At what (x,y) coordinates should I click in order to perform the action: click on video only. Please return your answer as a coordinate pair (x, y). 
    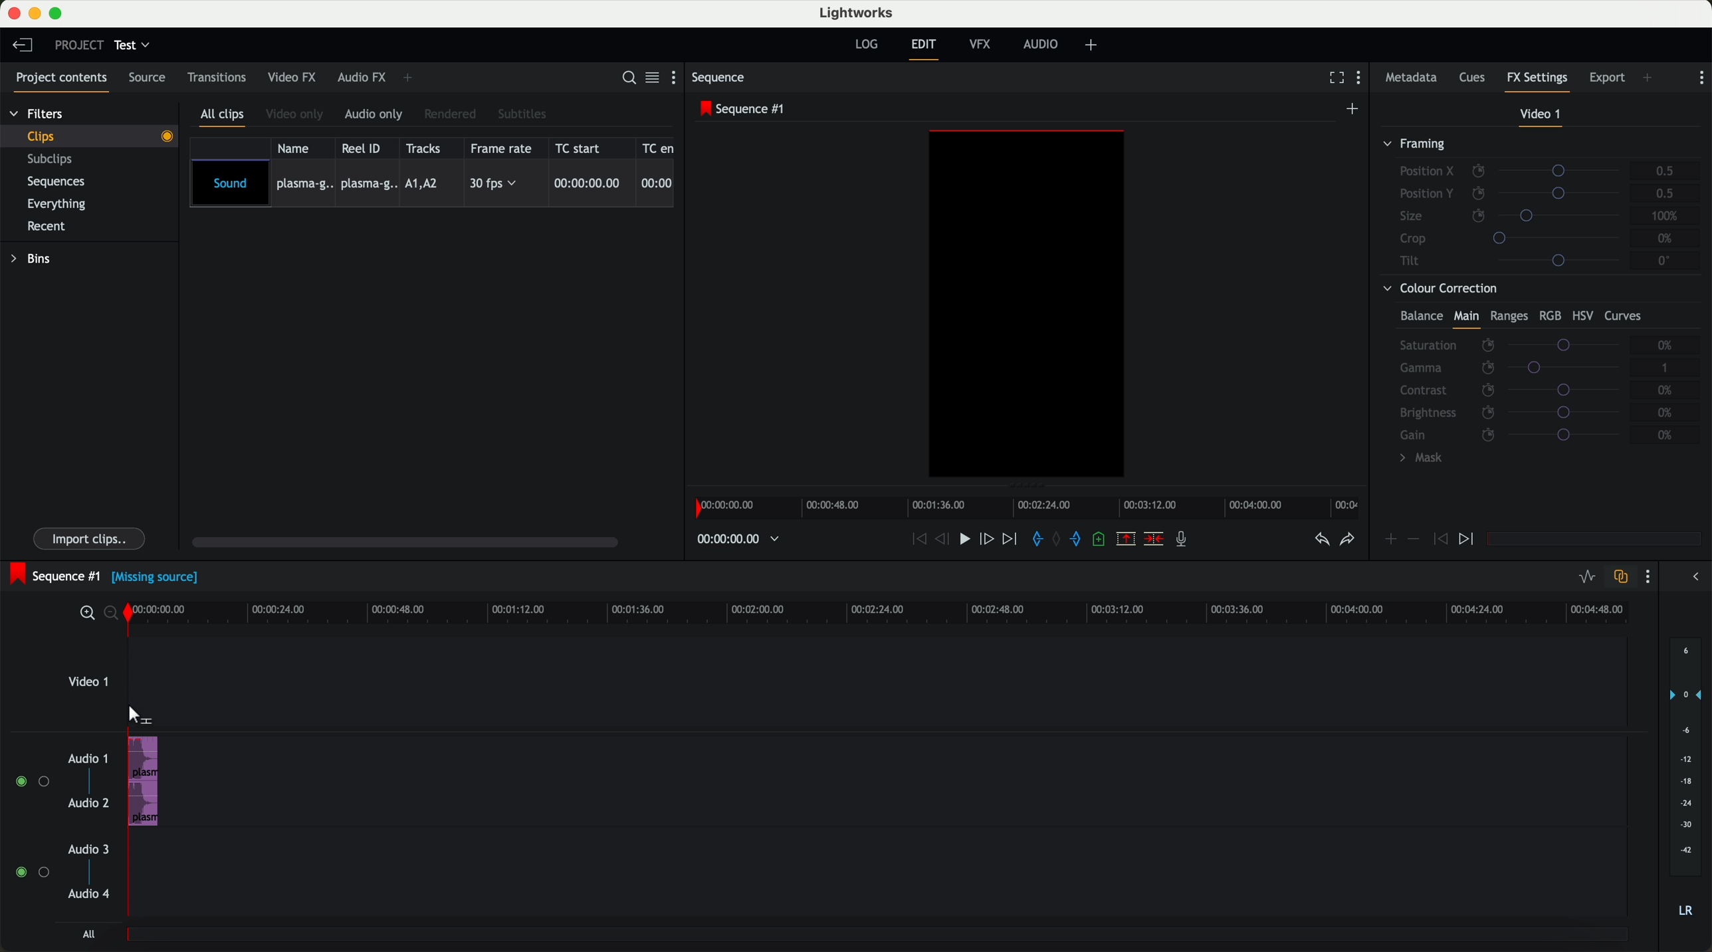
    Looking at the image, I should click on (297, 115).